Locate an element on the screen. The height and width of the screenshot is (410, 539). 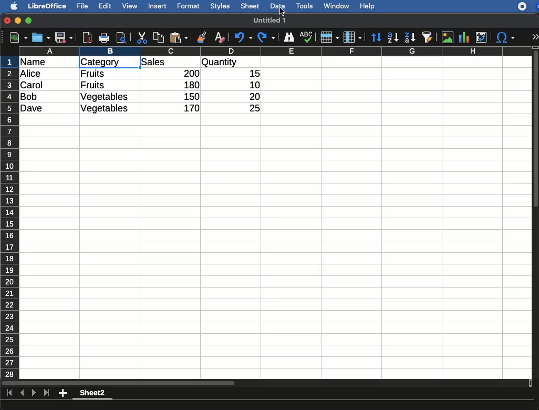
data is located at coordinates (277, 5).